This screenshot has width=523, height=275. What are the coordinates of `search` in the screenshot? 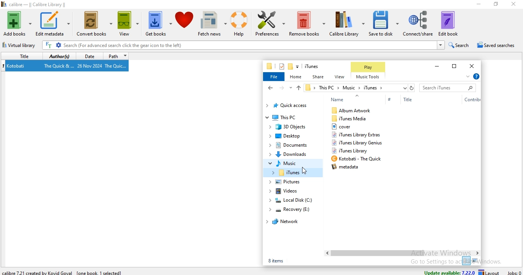 It's located at (459, 44).